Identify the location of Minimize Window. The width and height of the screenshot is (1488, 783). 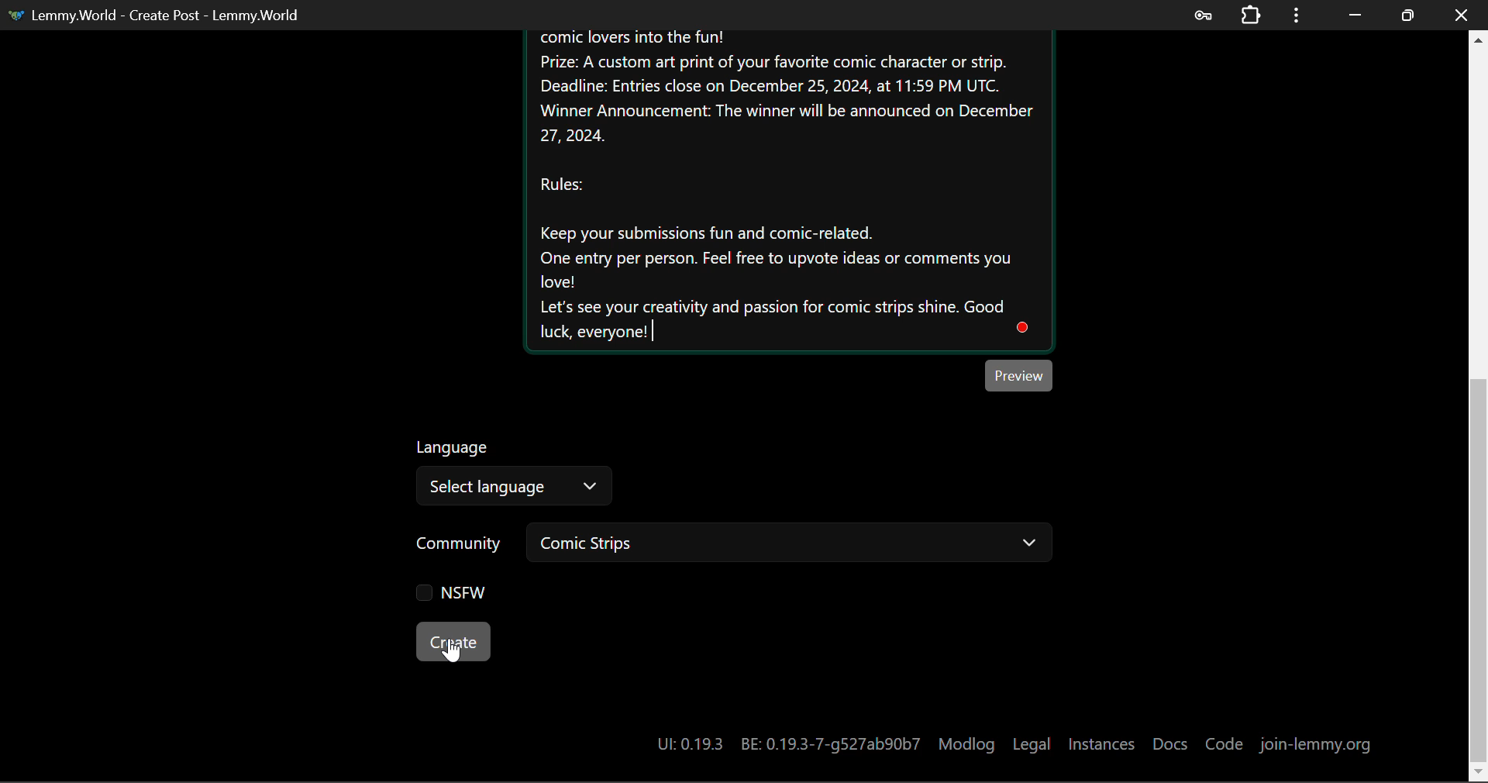
(1407, 13).